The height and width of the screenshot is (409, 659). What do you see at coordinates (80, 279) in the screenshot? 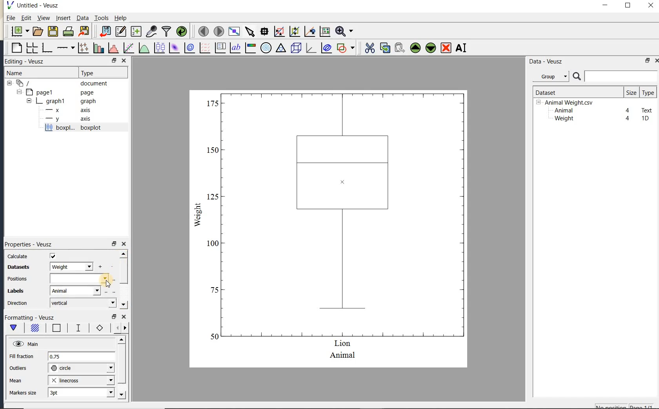
I see `input field` at bounding box center [80, 279].